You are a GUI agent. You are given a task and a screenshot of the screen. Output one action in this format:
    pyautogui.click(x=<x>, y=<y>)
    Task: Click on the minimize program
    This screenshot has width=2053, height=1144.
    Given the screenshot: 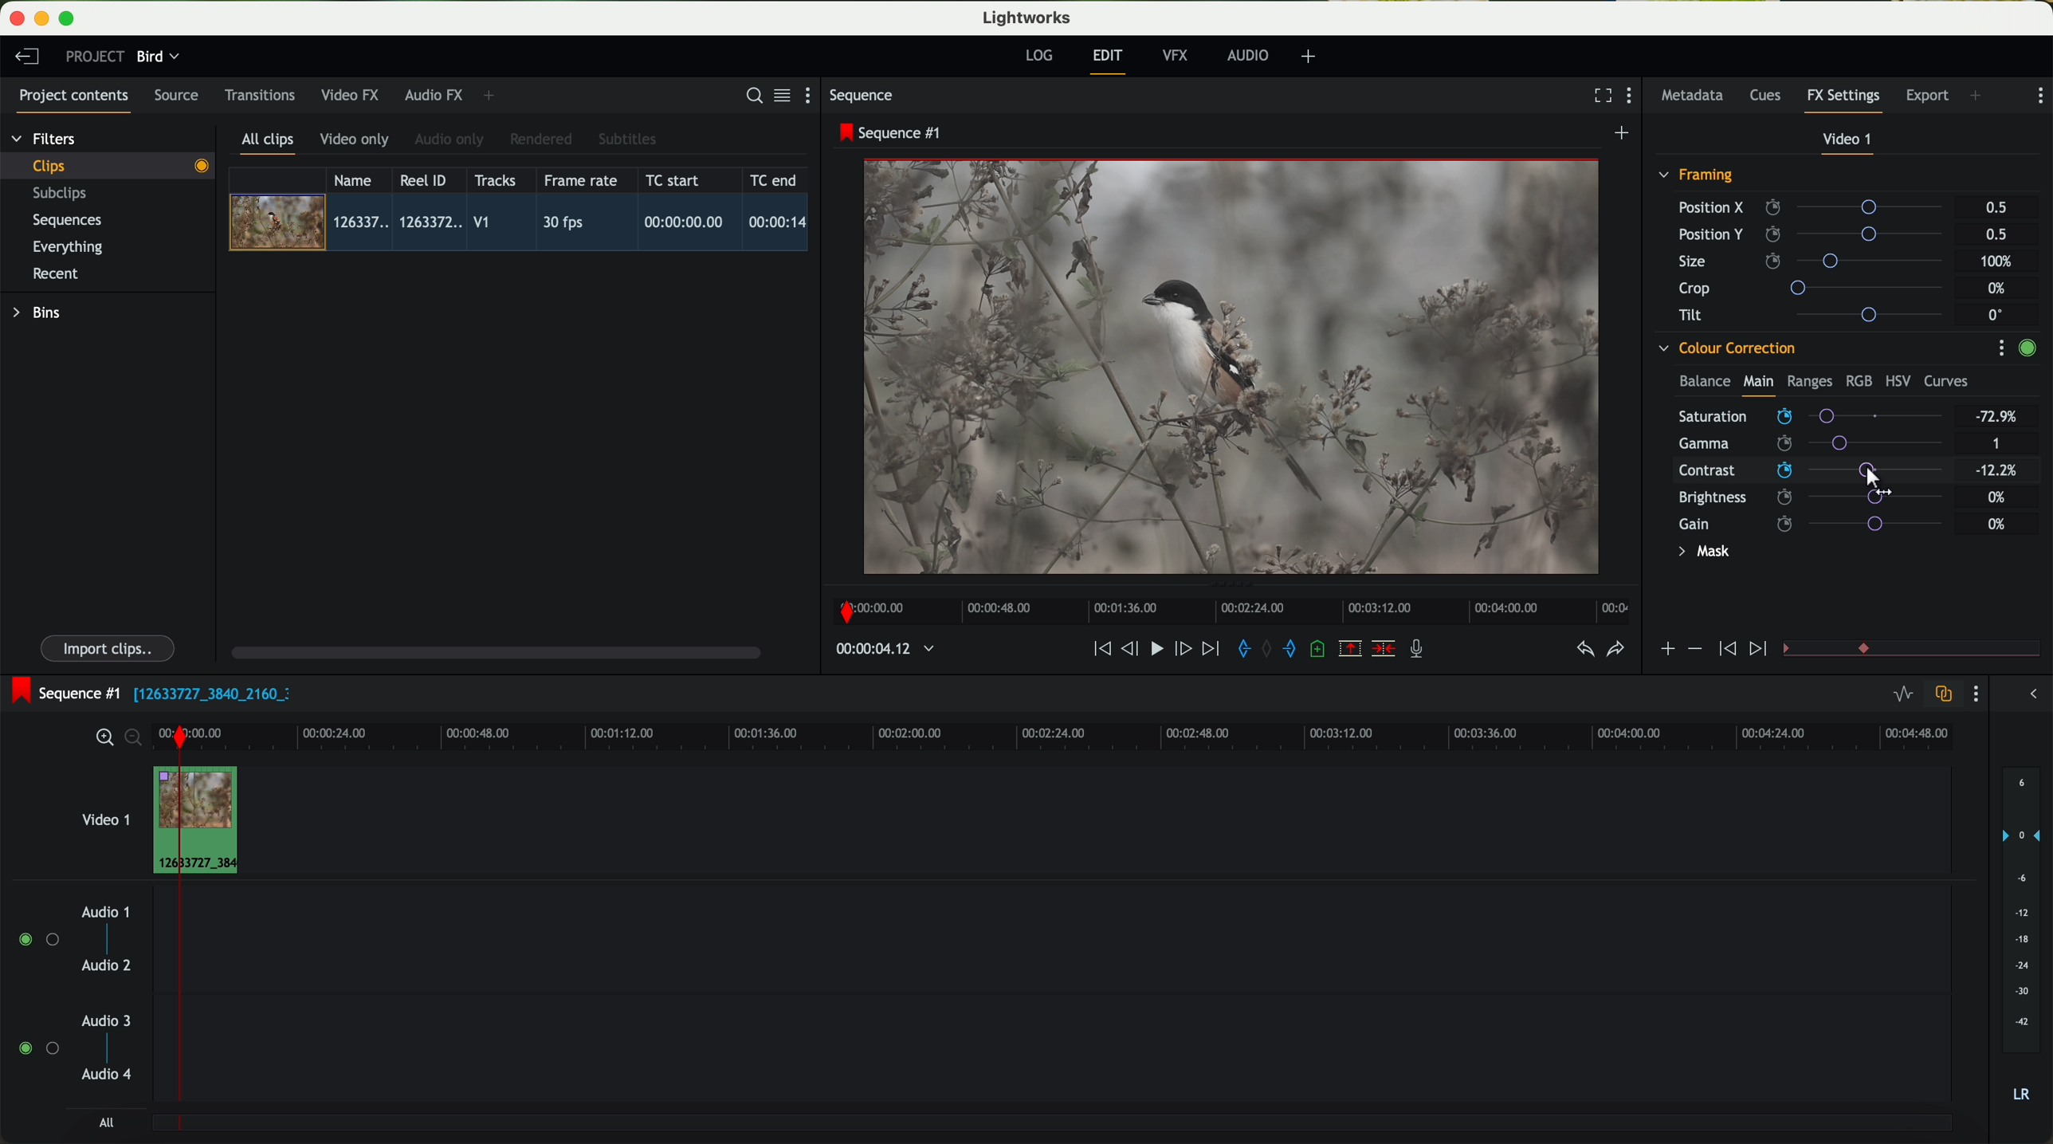 What is the action you would take?
    pyautogui.click(x=45, y=19)
    